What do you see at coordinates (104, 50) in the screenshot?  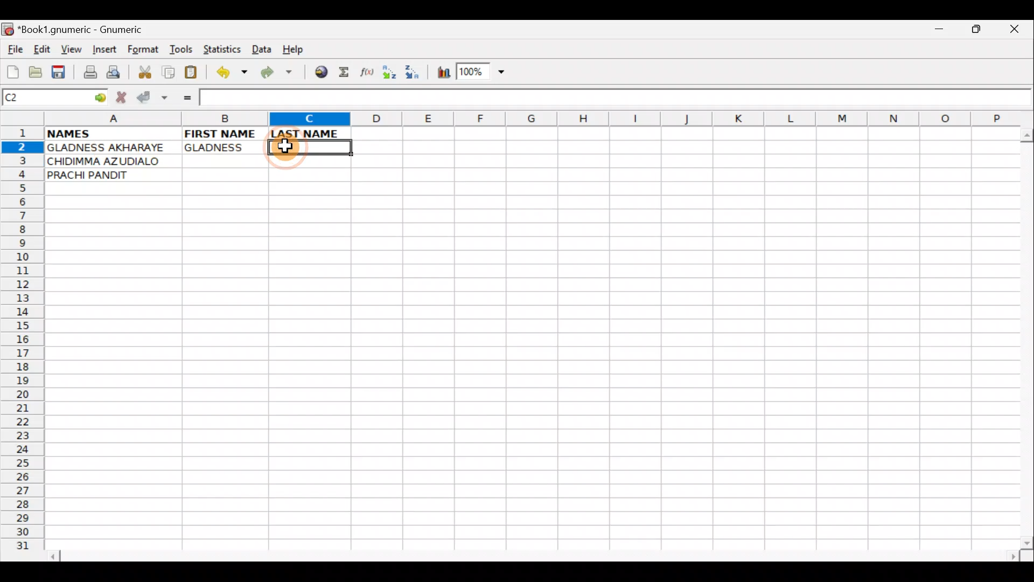 I see `Insert` at bounding box center [104, 50].